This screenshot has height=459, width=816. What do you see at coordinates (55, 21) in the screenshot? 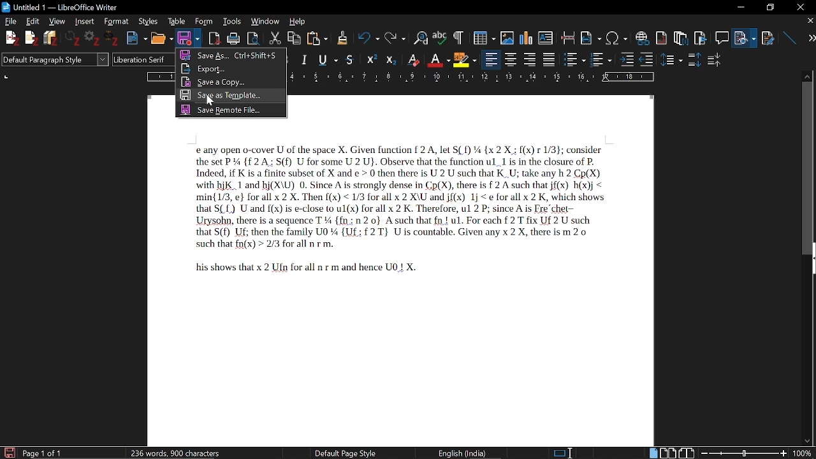
I see `View` at bounding box center [55, 21].